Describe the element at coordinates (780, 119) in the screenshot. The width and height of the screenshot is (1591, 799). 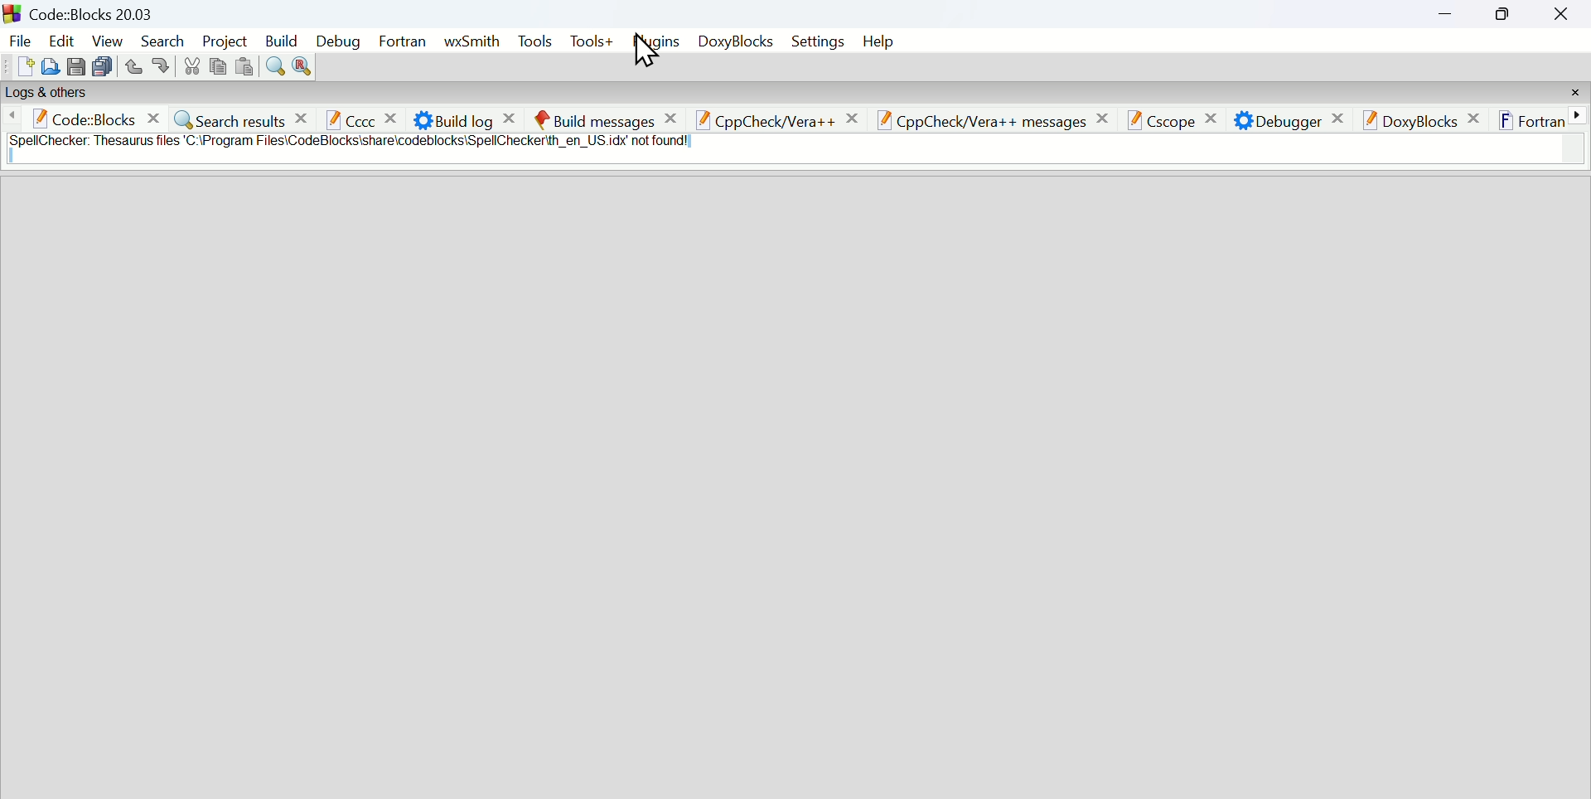
I see `CppCheck/Vera++` at that location.